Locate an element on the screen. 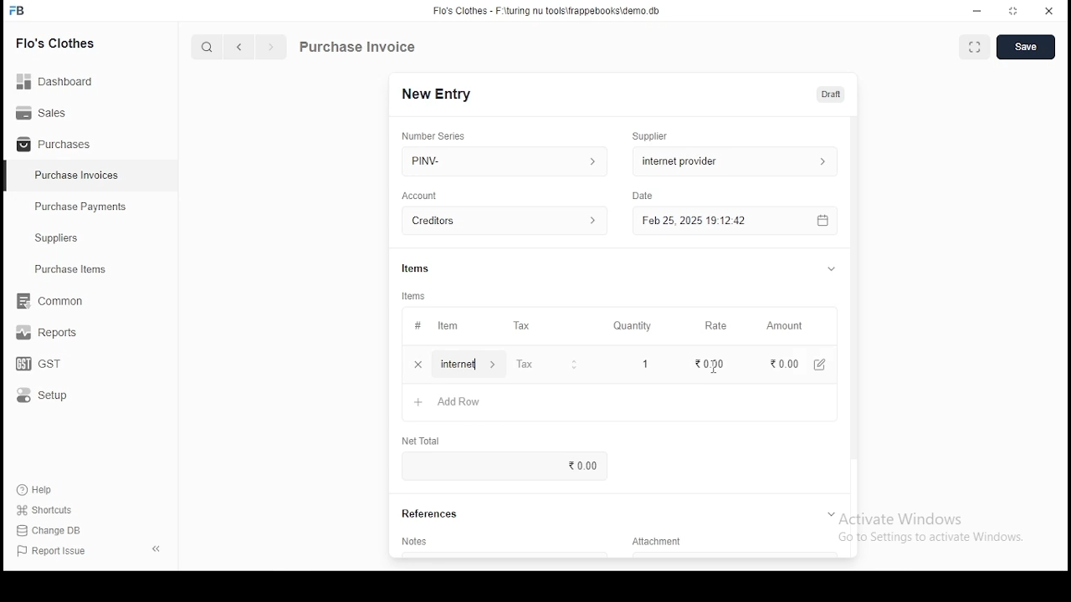 This screenshot has width=1071, height=602. 0.00 is located at coordinates (772, 364).